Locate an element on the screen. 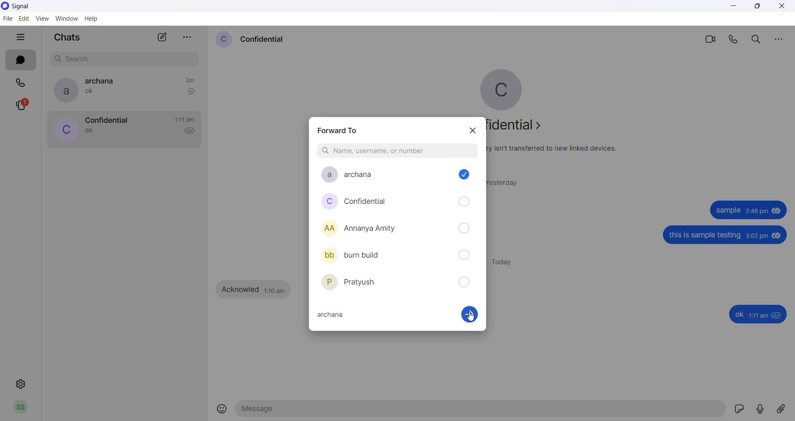 The image size is (795, 421). time passed since last message is located at coordinates (190, 79).